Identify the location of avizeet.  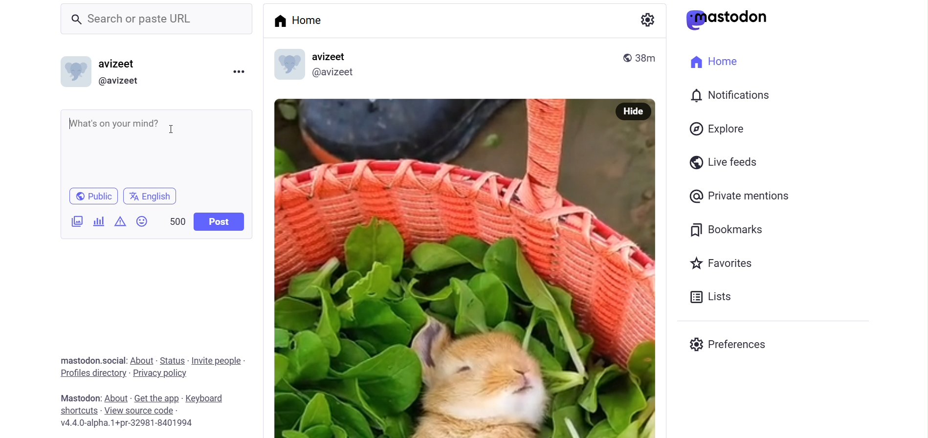
(339, 55).